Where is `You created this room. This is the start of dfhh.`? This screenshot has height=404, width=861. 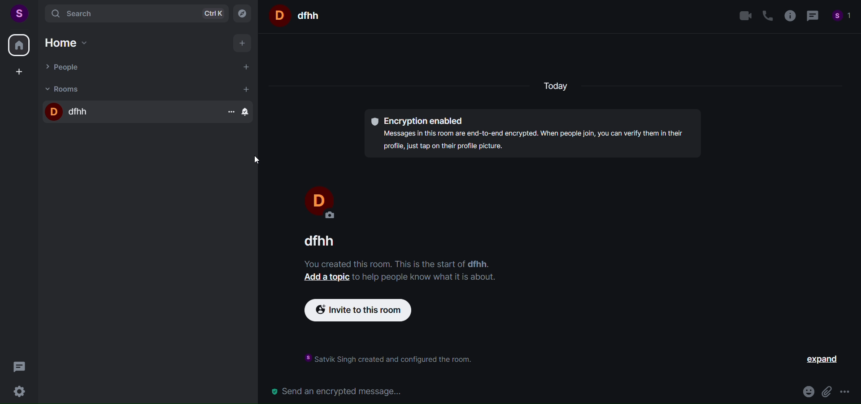
You created this room. This is the start of dfhh. is located at coordinates (394, 263).